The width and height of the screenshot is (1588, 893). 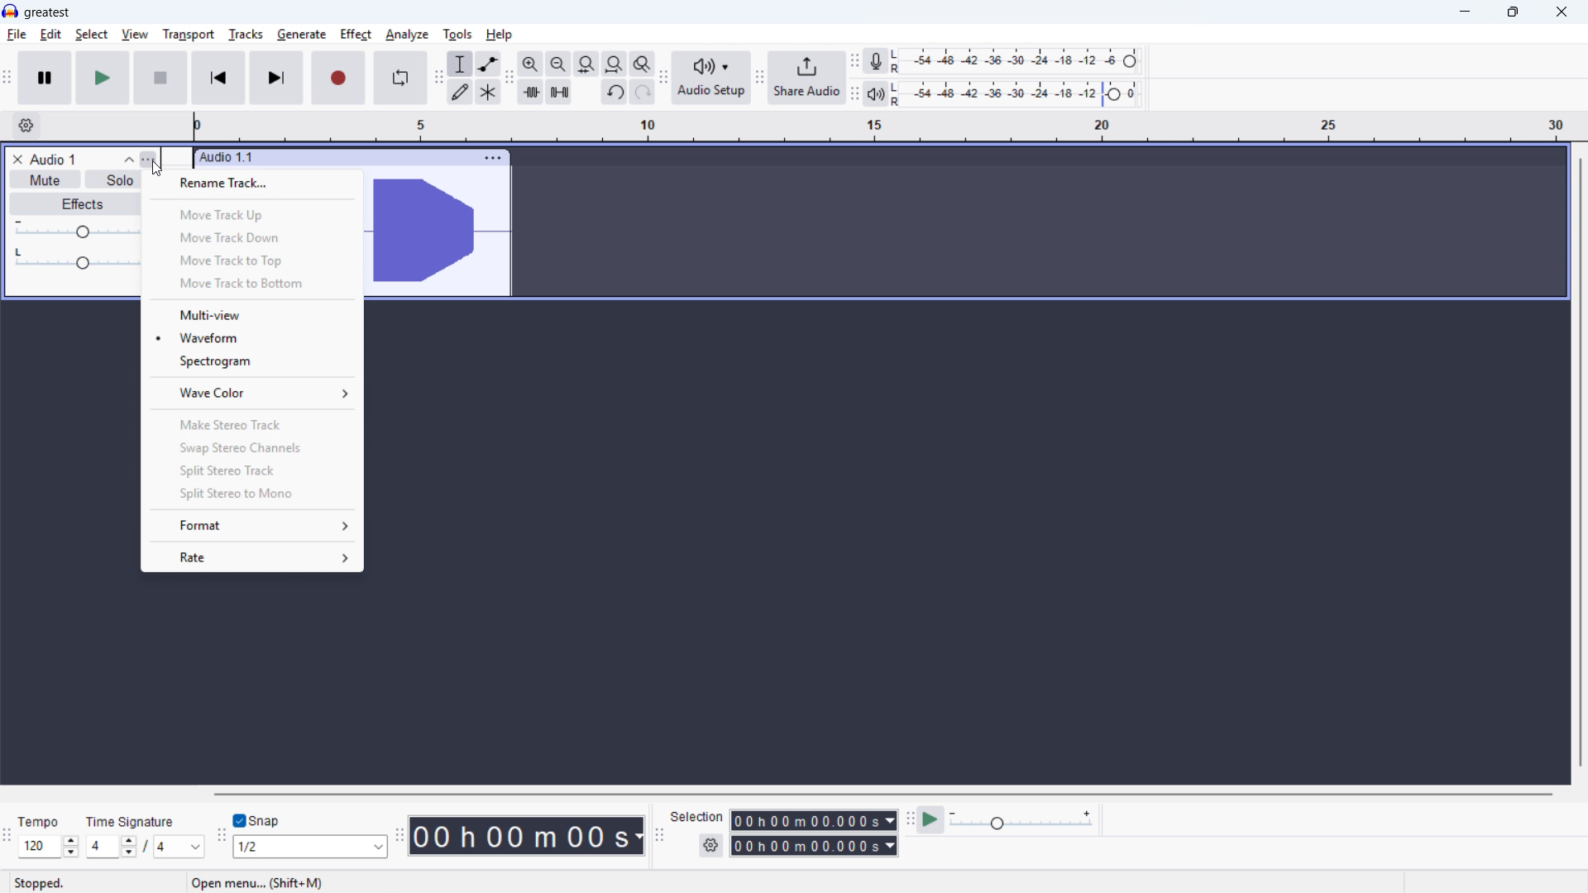 I want to click on Stop , so click(x=161, y=78).